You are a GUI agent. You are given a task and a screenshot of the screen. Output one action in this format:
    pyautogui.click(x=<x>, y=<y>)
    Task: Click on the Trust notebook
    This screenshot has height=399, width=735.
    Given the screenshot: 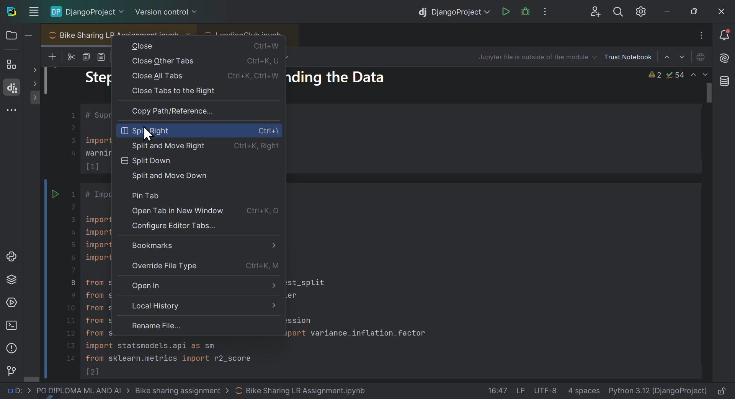 What is the action you would take?
    pyautogui.click(x=628, y=58)
    